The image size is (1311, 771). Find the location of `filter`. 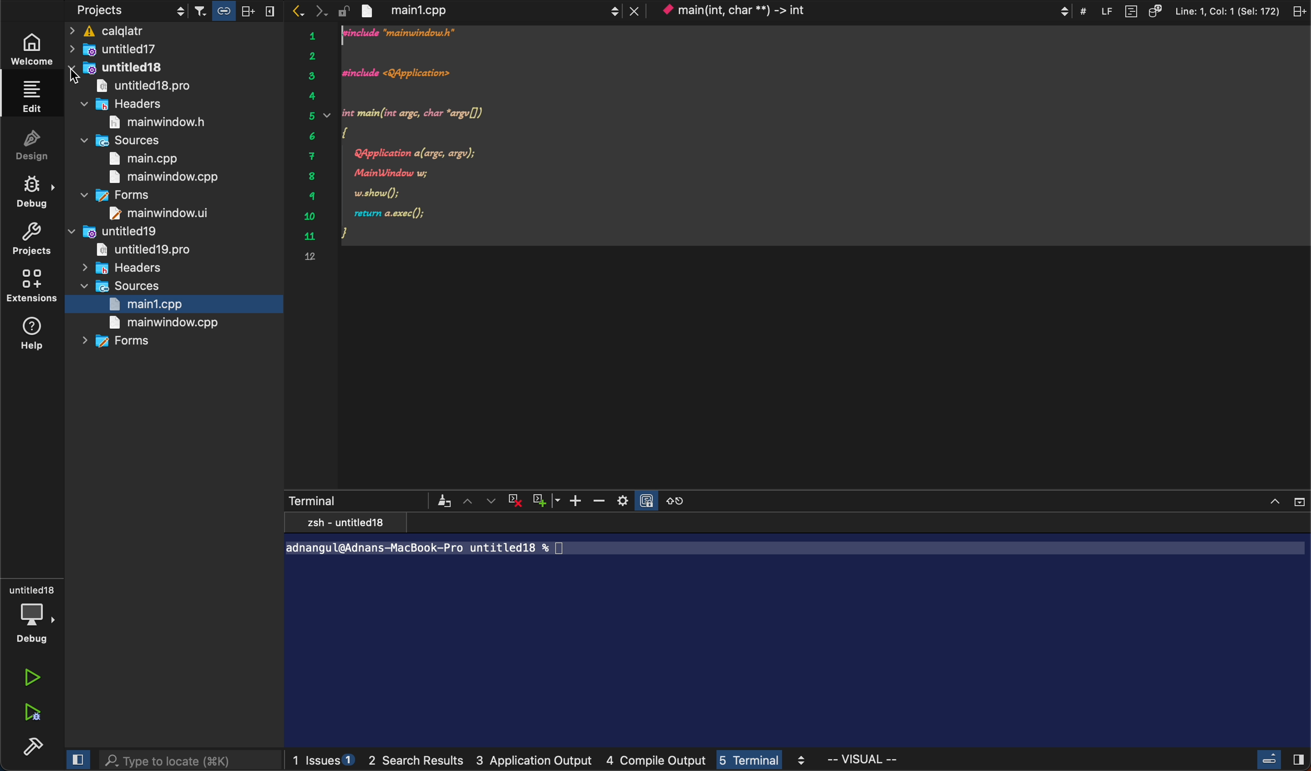

filter is located at coordinates (232, 11).